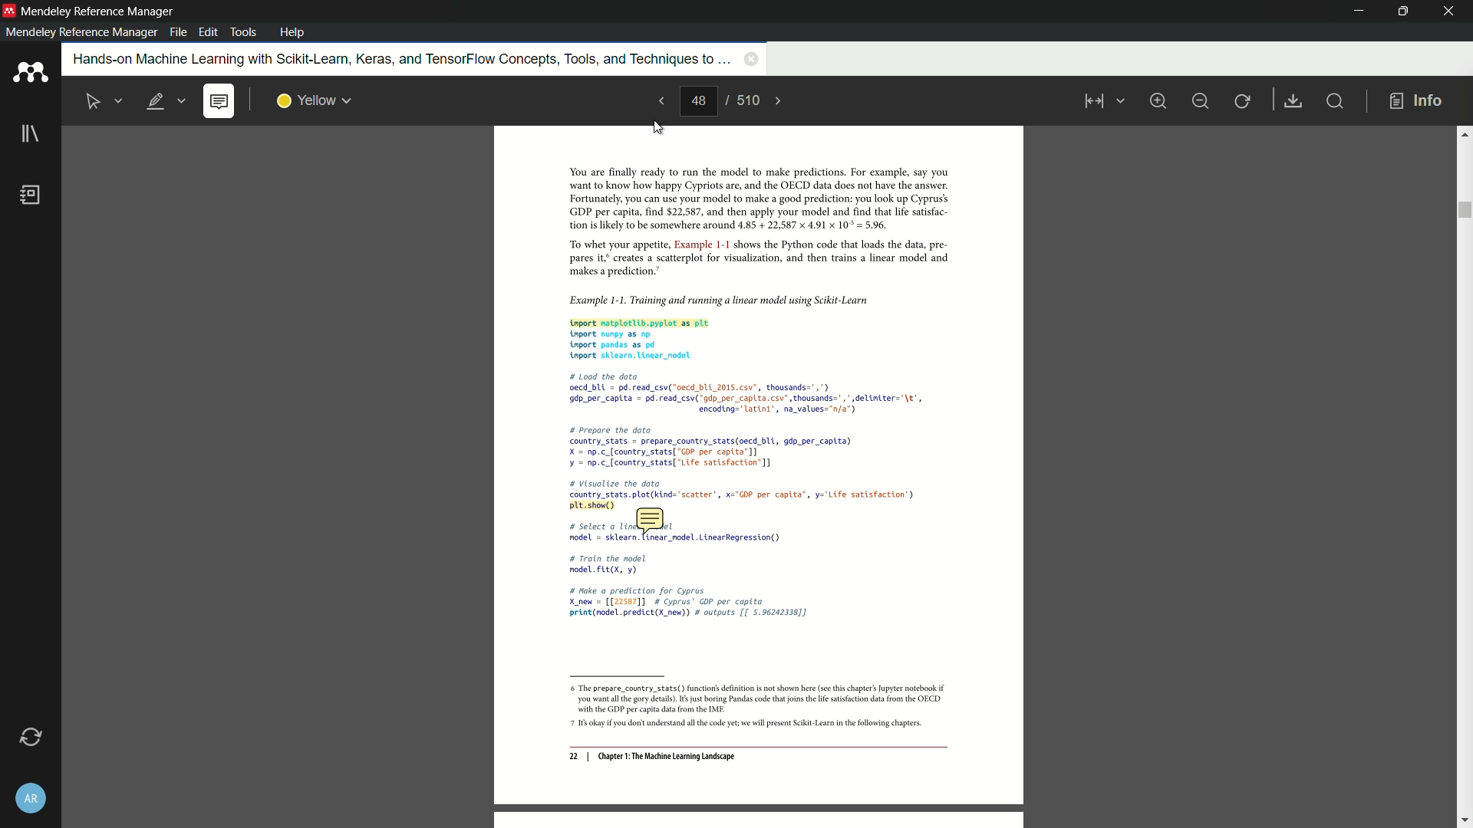  I want to click on # Load the data

Oecd bUL = pd. read_csv("oecd_bLL_2015.csv”, thousands=",")

9dp_per_captta = pd.read_csv("adp_per capita. csv’, thousands=",* delintter="\t',
encodtng="latint’, na_values="n/a")

# prepare the data

country_stats = prepare_country_stats(oecd_bl{, gdp_per capita)

X = np.c_[country_stats[ “Go? per capita]

¥ = 0p.c_[country_stats[ "Life satisfaction]

# Visualize the dota

country_stats.plot(kind="scatter', x="DP per capita”, y='Life satisfaction’)

preside, so click(750, 438).